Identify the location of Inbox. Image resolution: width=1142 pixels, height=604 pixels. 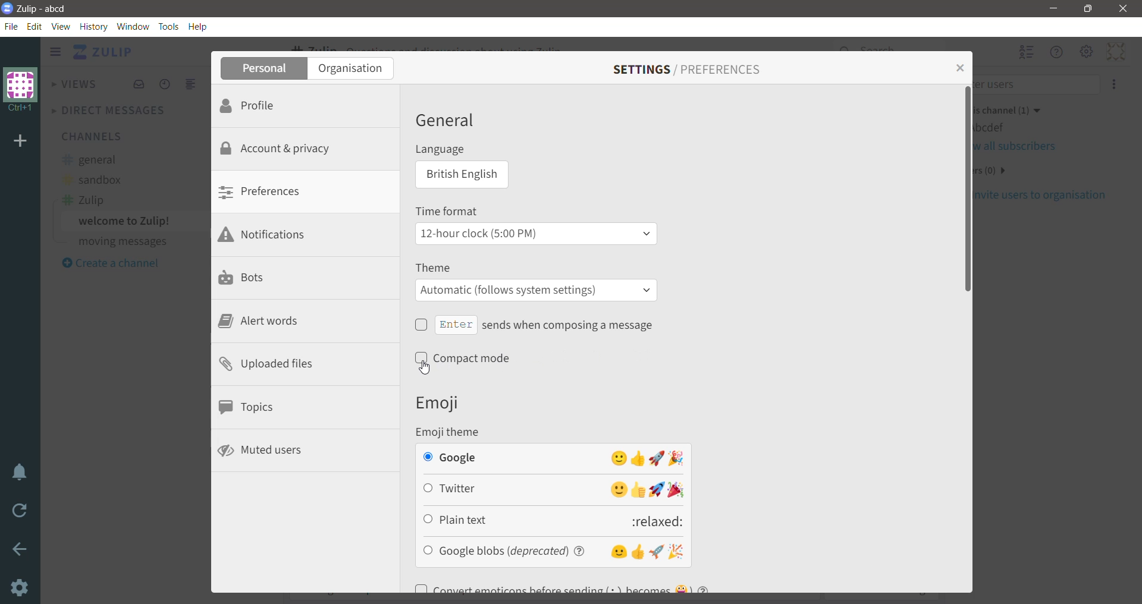
(138, 84).